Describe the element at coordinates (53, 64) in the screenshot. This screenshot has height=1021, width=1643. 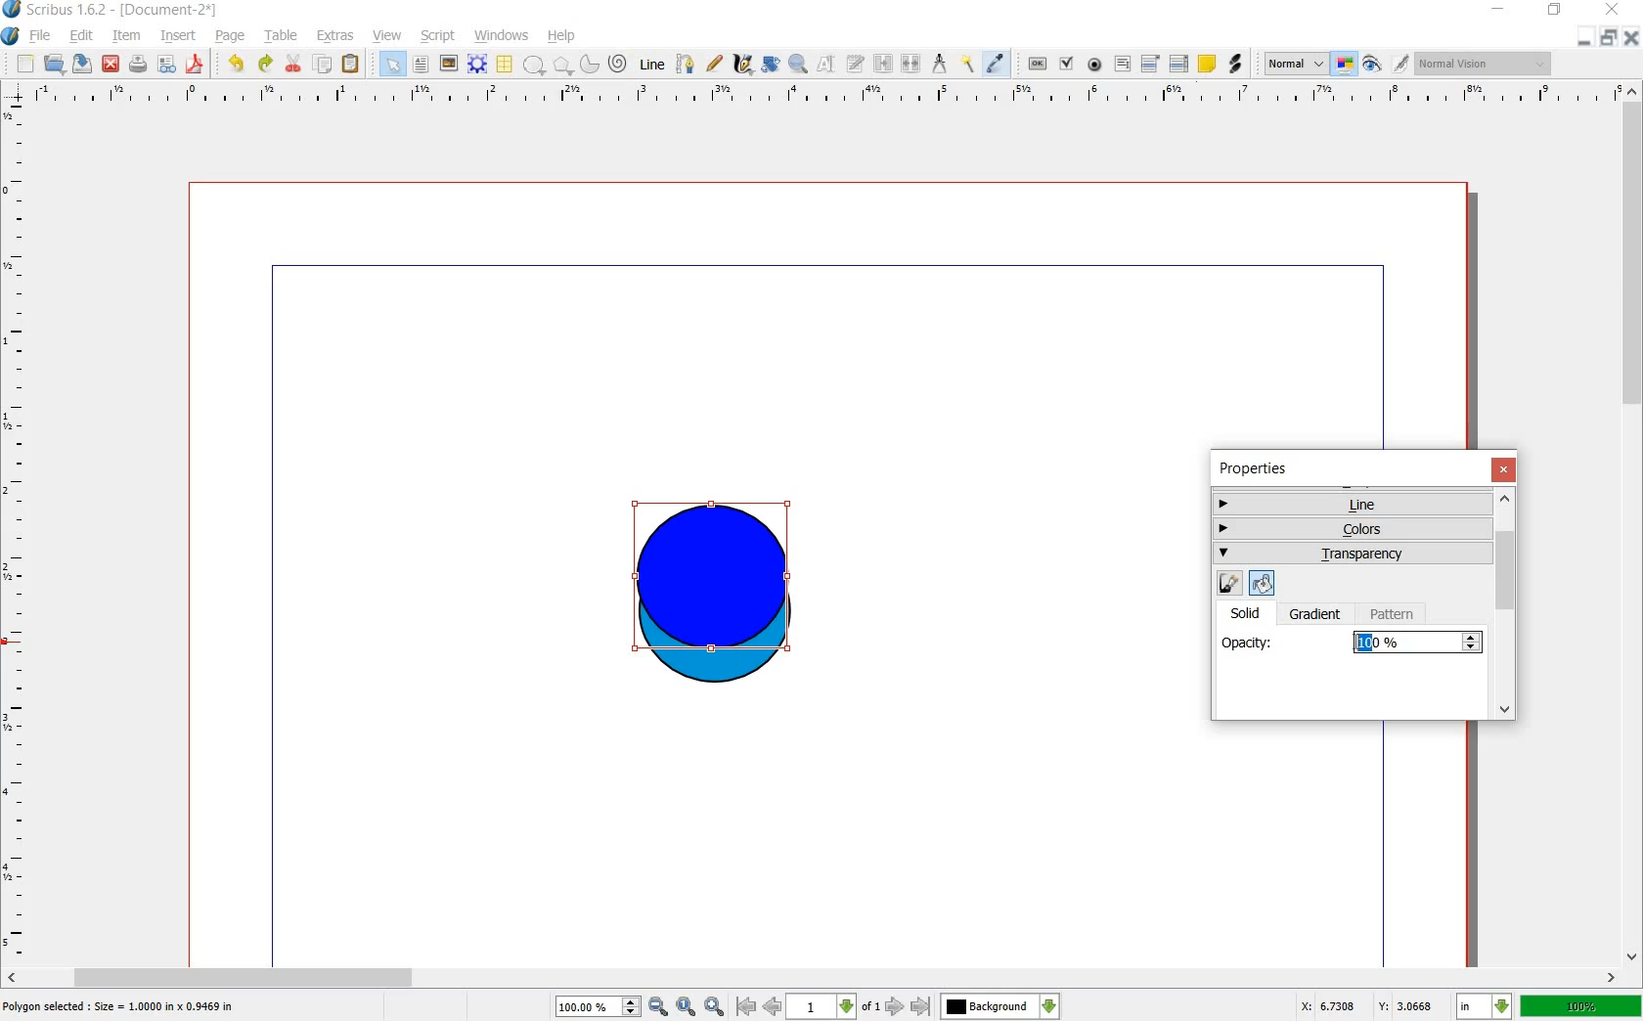
I see `open` at that location.